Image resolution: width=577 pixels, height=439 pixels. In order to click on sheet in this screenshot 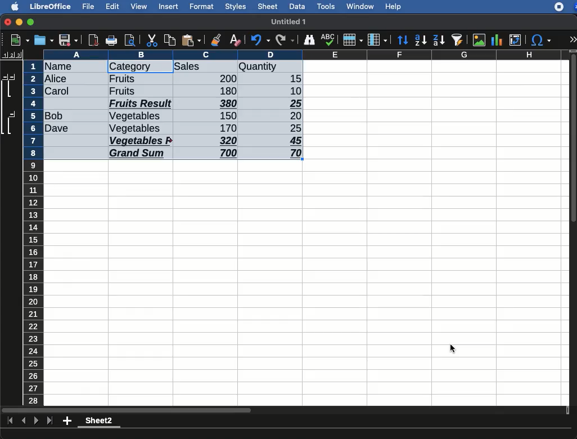, I will do `click(268, 6)`.